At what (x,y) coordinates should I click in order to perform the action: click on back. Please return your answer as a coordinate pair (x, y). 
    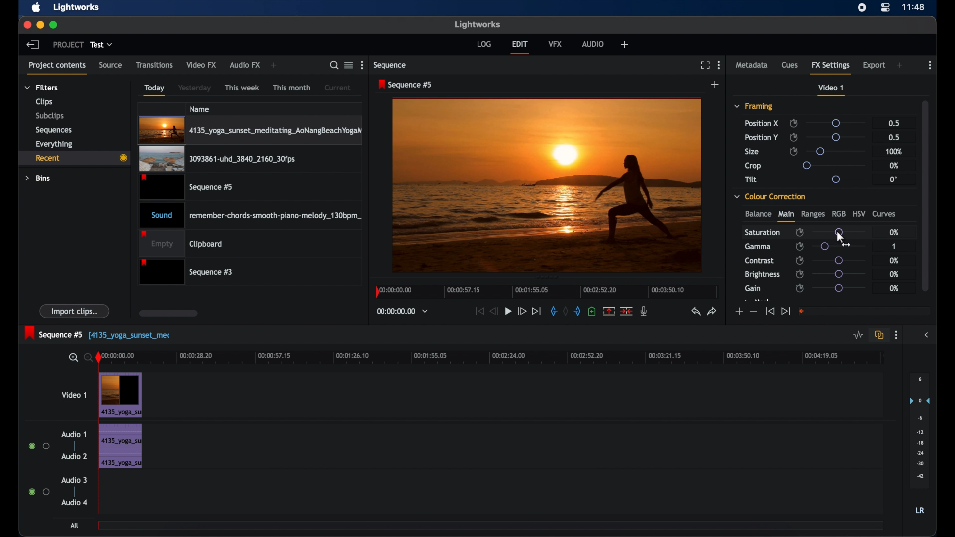
    Looking at the image, I should click on (33, 44).